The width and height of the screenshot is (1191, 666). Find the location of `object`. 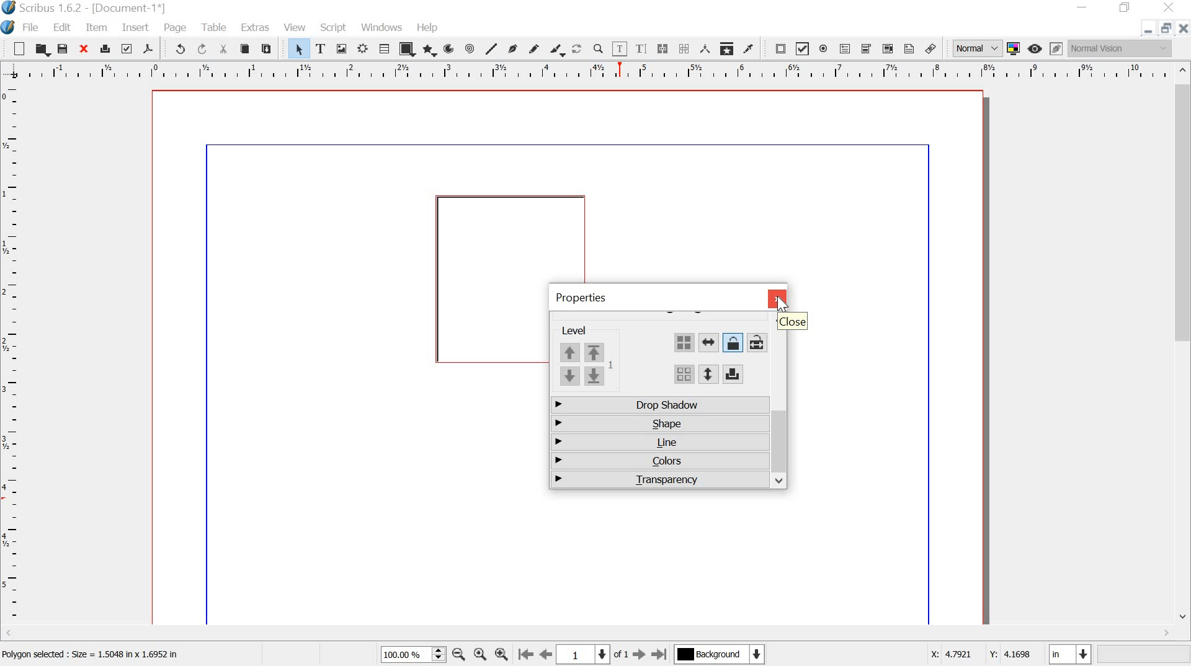

object is located at coordinates (487, 278).